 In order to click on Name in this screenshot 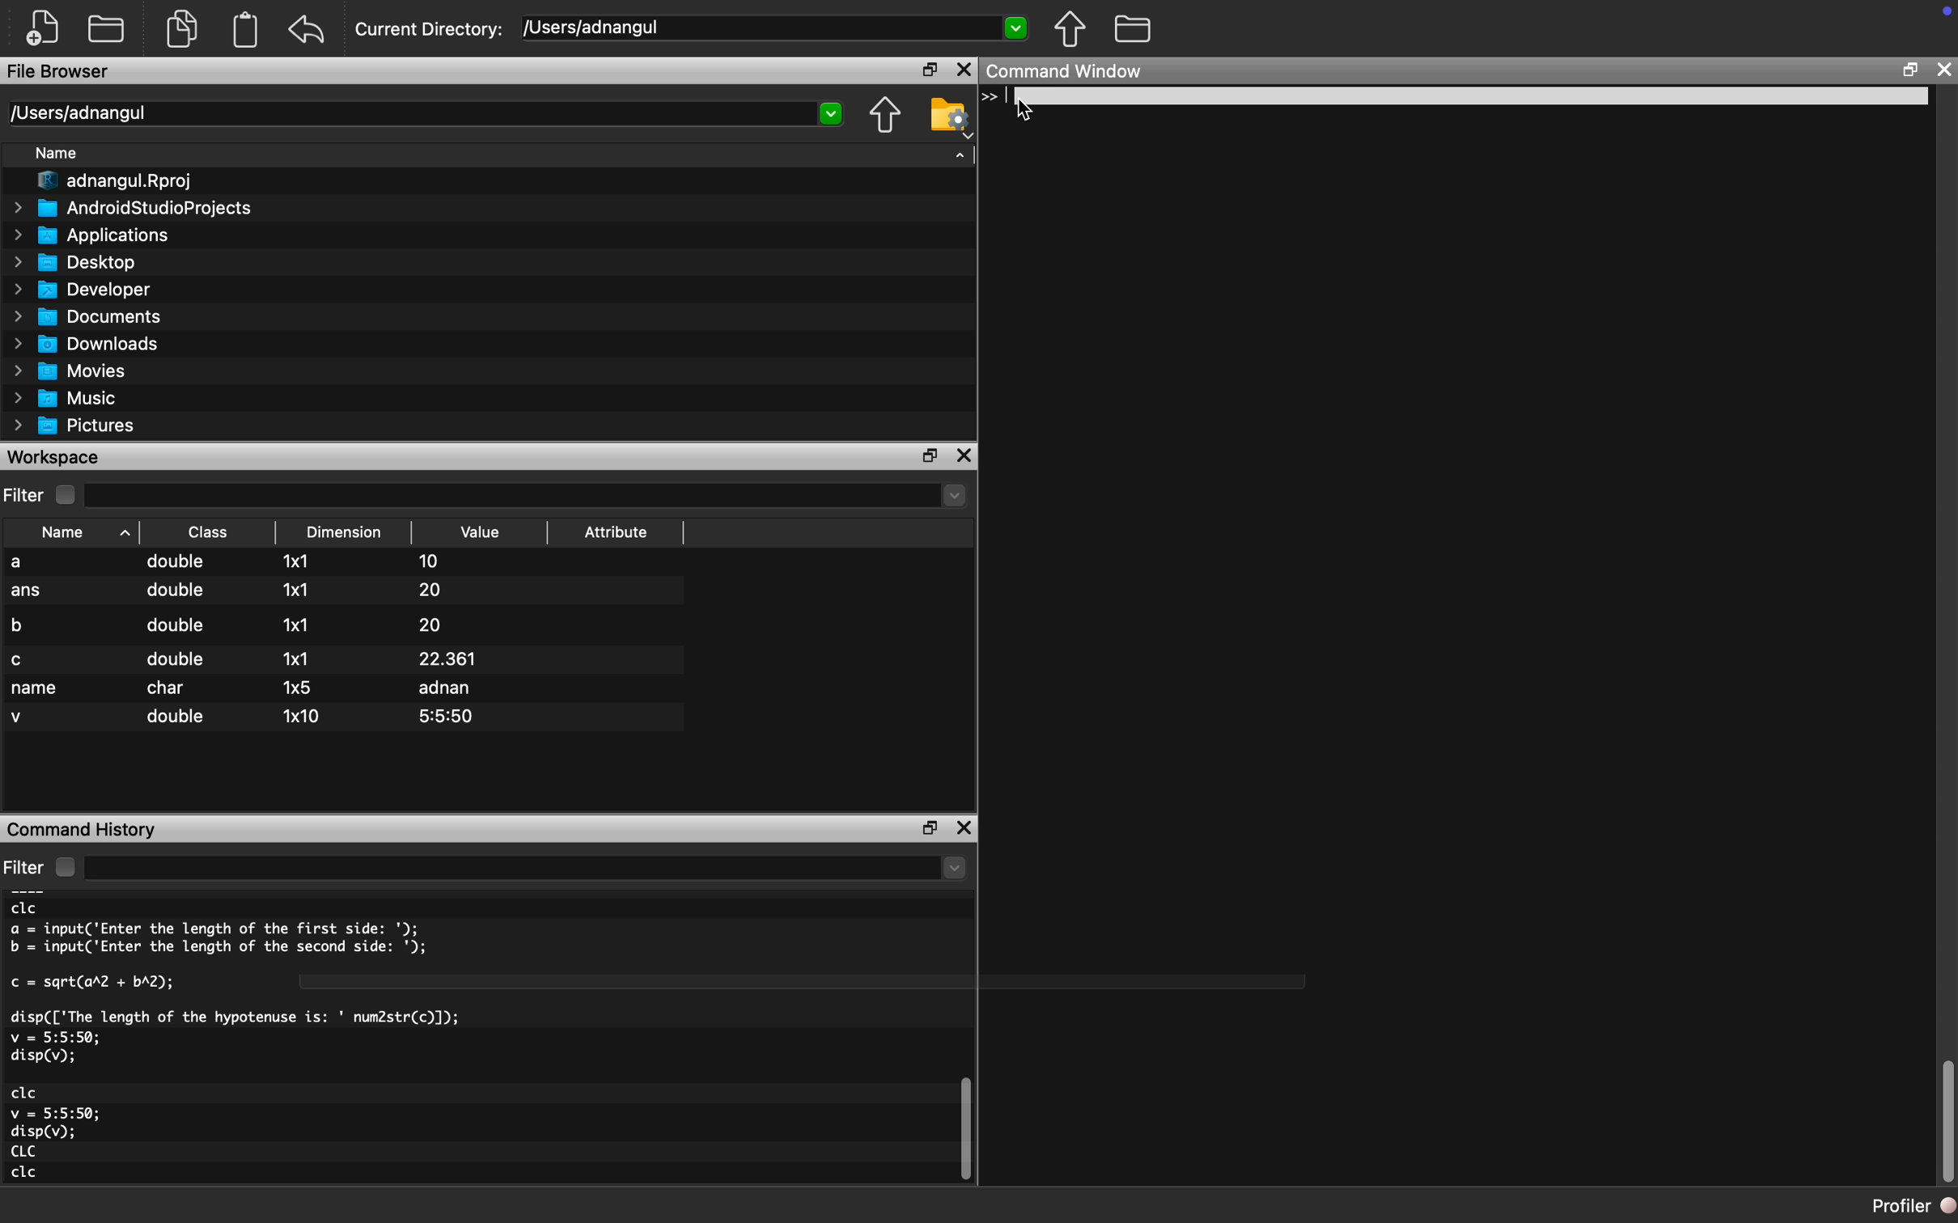, I will do `click(74, 528)`.